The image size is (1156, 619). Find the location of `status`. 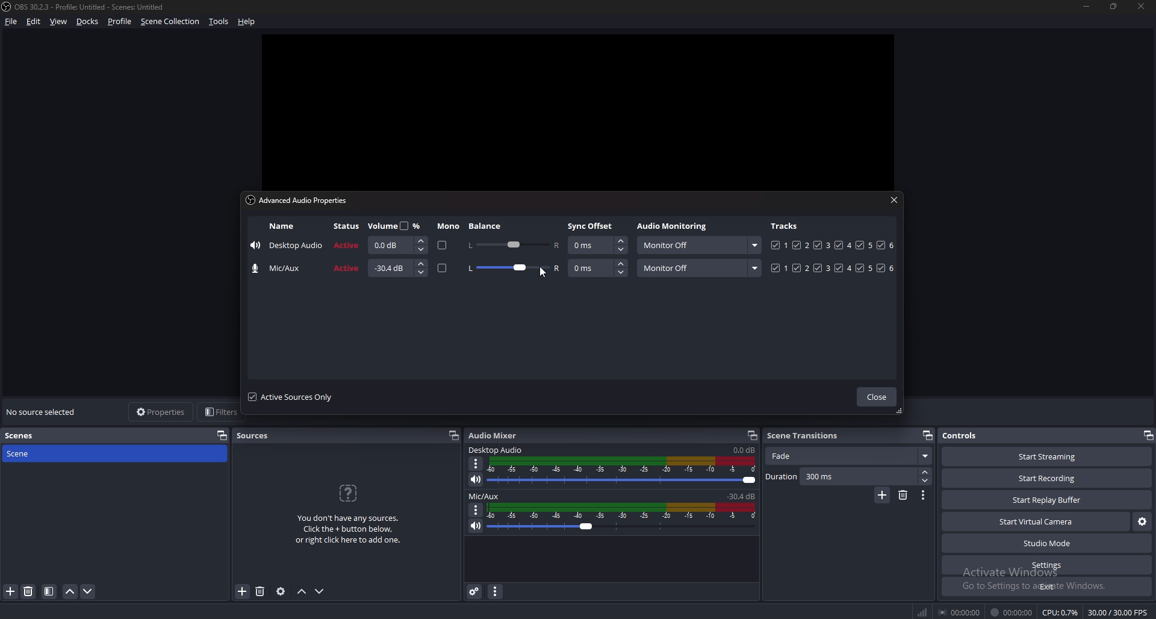

status is located at coordinates (347, 246).